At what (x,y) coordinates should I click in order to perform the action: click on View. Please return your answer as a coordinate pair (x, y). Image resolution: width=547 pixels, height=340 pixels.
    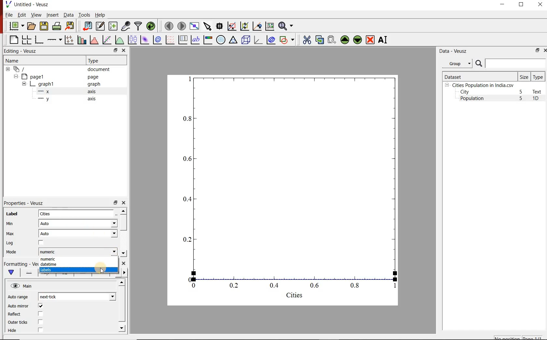
    Looking at the image, I should click on (35, 14).